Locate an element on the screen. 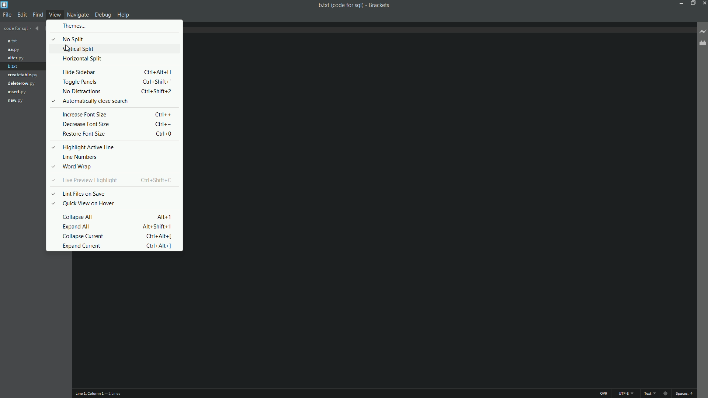  a.txt is located at coordinates (15, 41).